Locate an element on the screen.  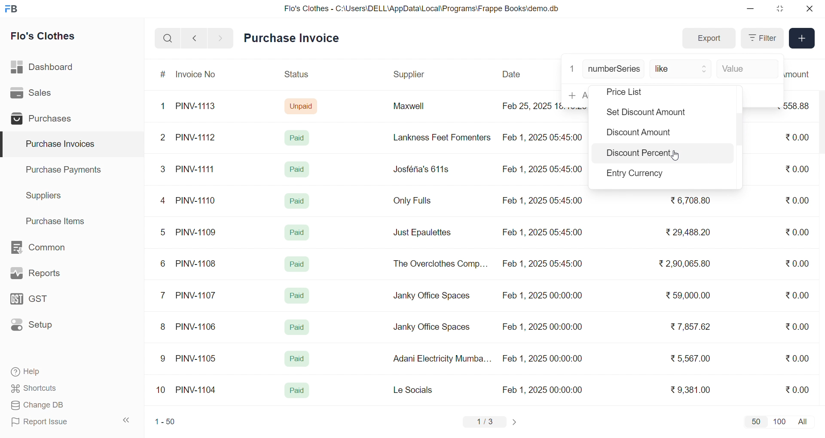
50 is located at coordinates (755, 421).